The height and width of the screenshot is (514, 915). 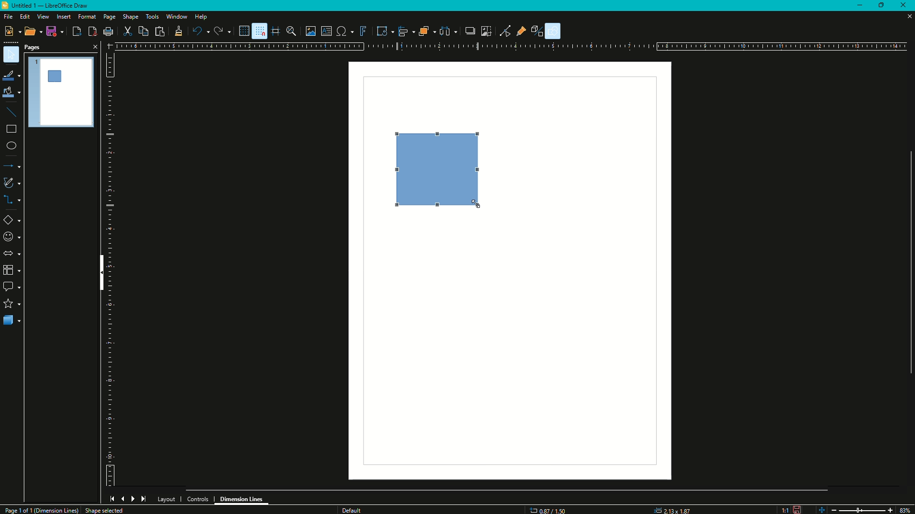 I want to click on Text Bubbles, so click(x=12, y=288).